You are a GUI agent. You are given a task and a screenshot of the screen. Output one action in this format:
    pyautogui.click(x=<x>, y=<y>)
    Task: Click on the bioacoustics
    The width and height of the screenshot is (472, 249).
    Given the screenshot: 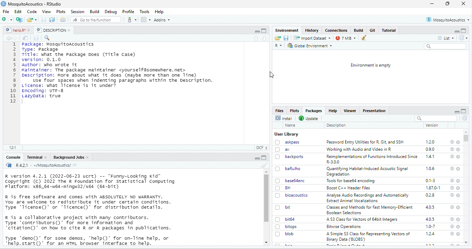 What is the action you would take?
    pyautogui.click(x=292, y=196)
    